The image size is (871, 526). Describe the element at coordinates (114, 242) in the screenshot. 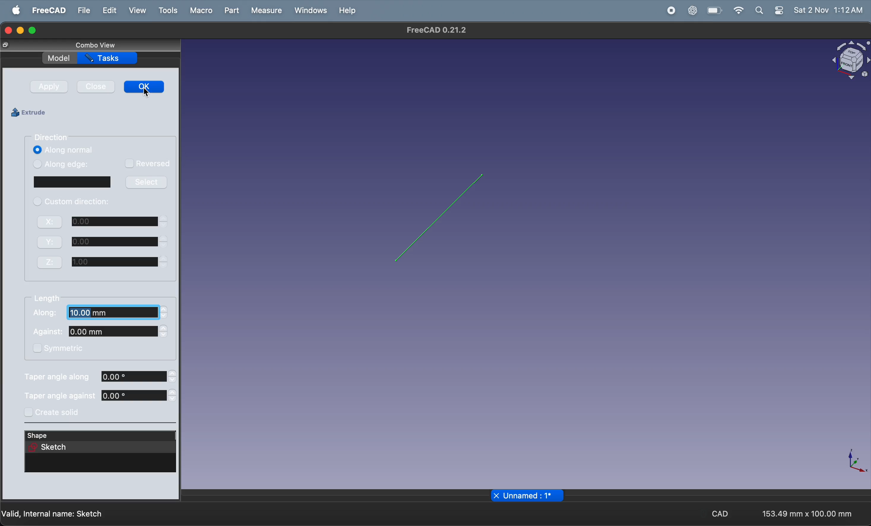

I see `0.00` at that location.